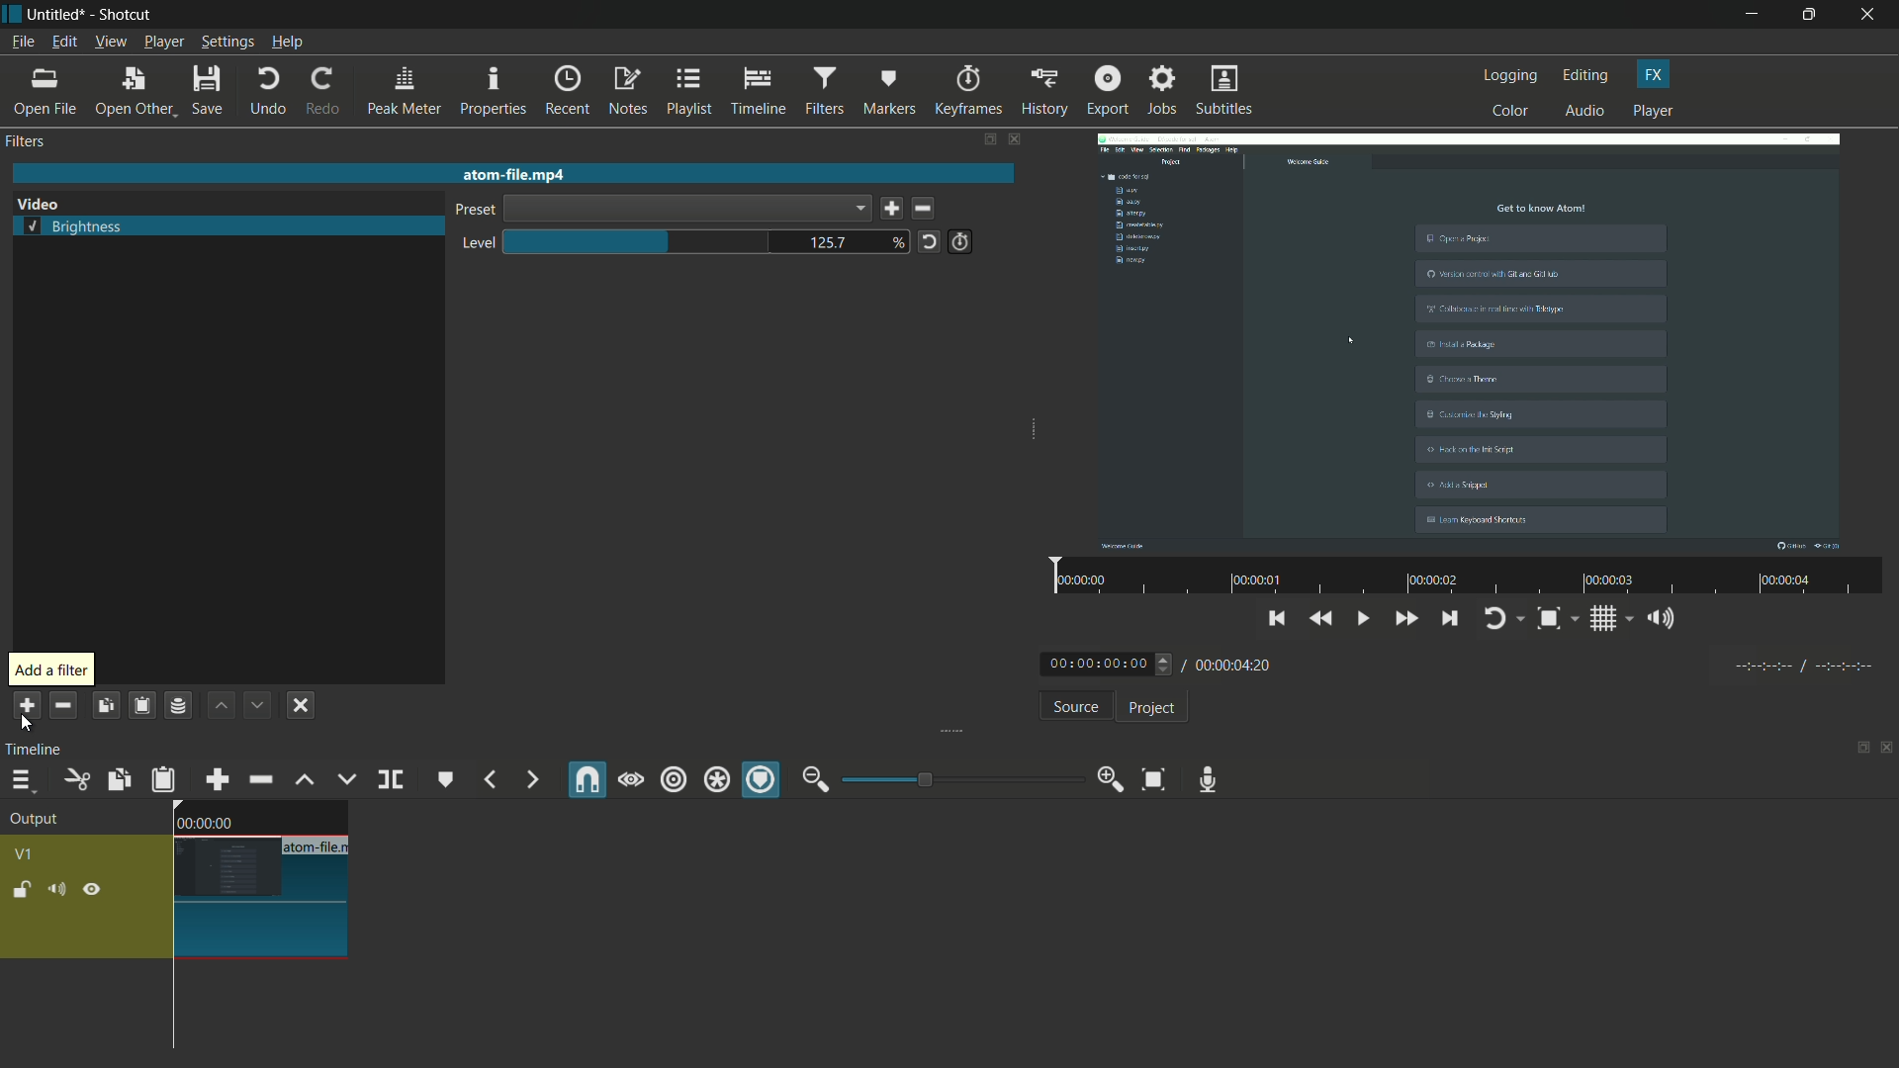 This screenshot has height=1068, width=1899. I want to click on project, so click(1149, 708).